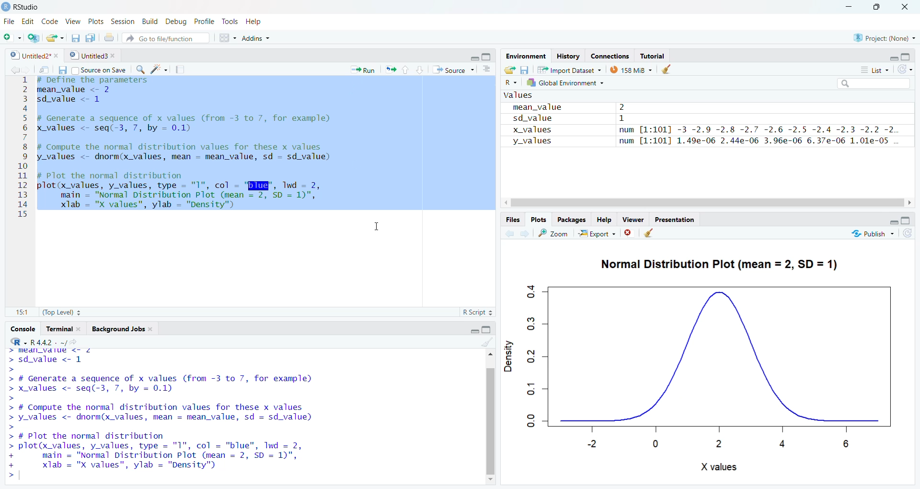 The image size is (920, 489). Describe the element at coordinates (108, 35) in the screenshot. I see `Print the current file` at that location.